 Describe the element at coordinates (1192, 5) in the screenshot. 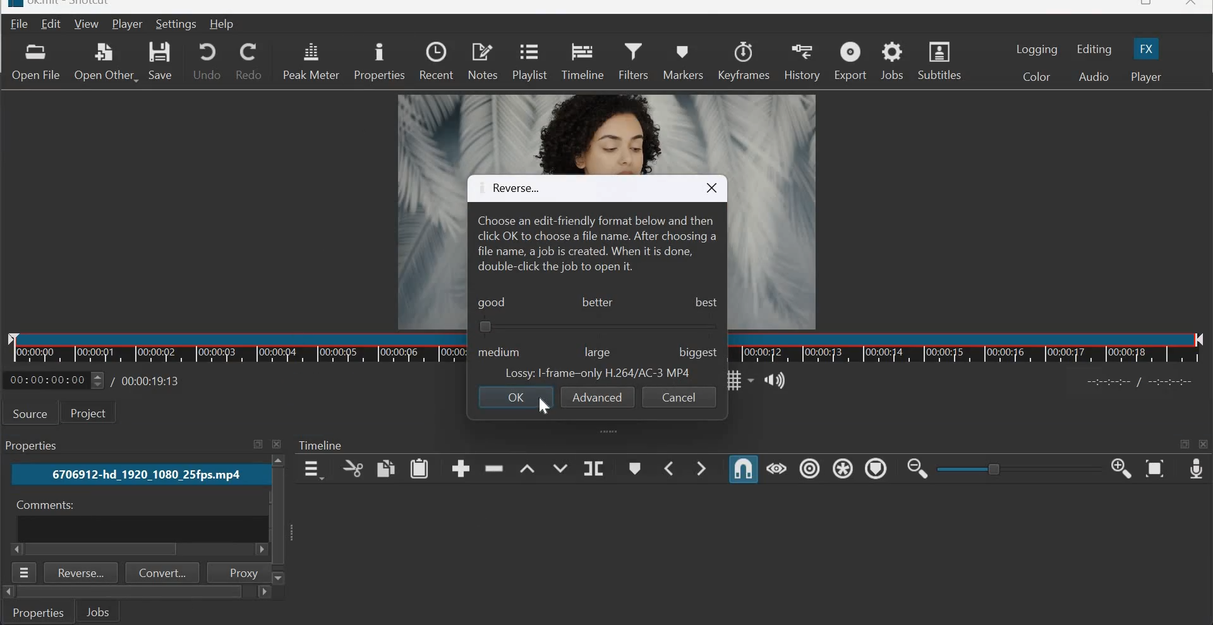

I see `close` at that location.